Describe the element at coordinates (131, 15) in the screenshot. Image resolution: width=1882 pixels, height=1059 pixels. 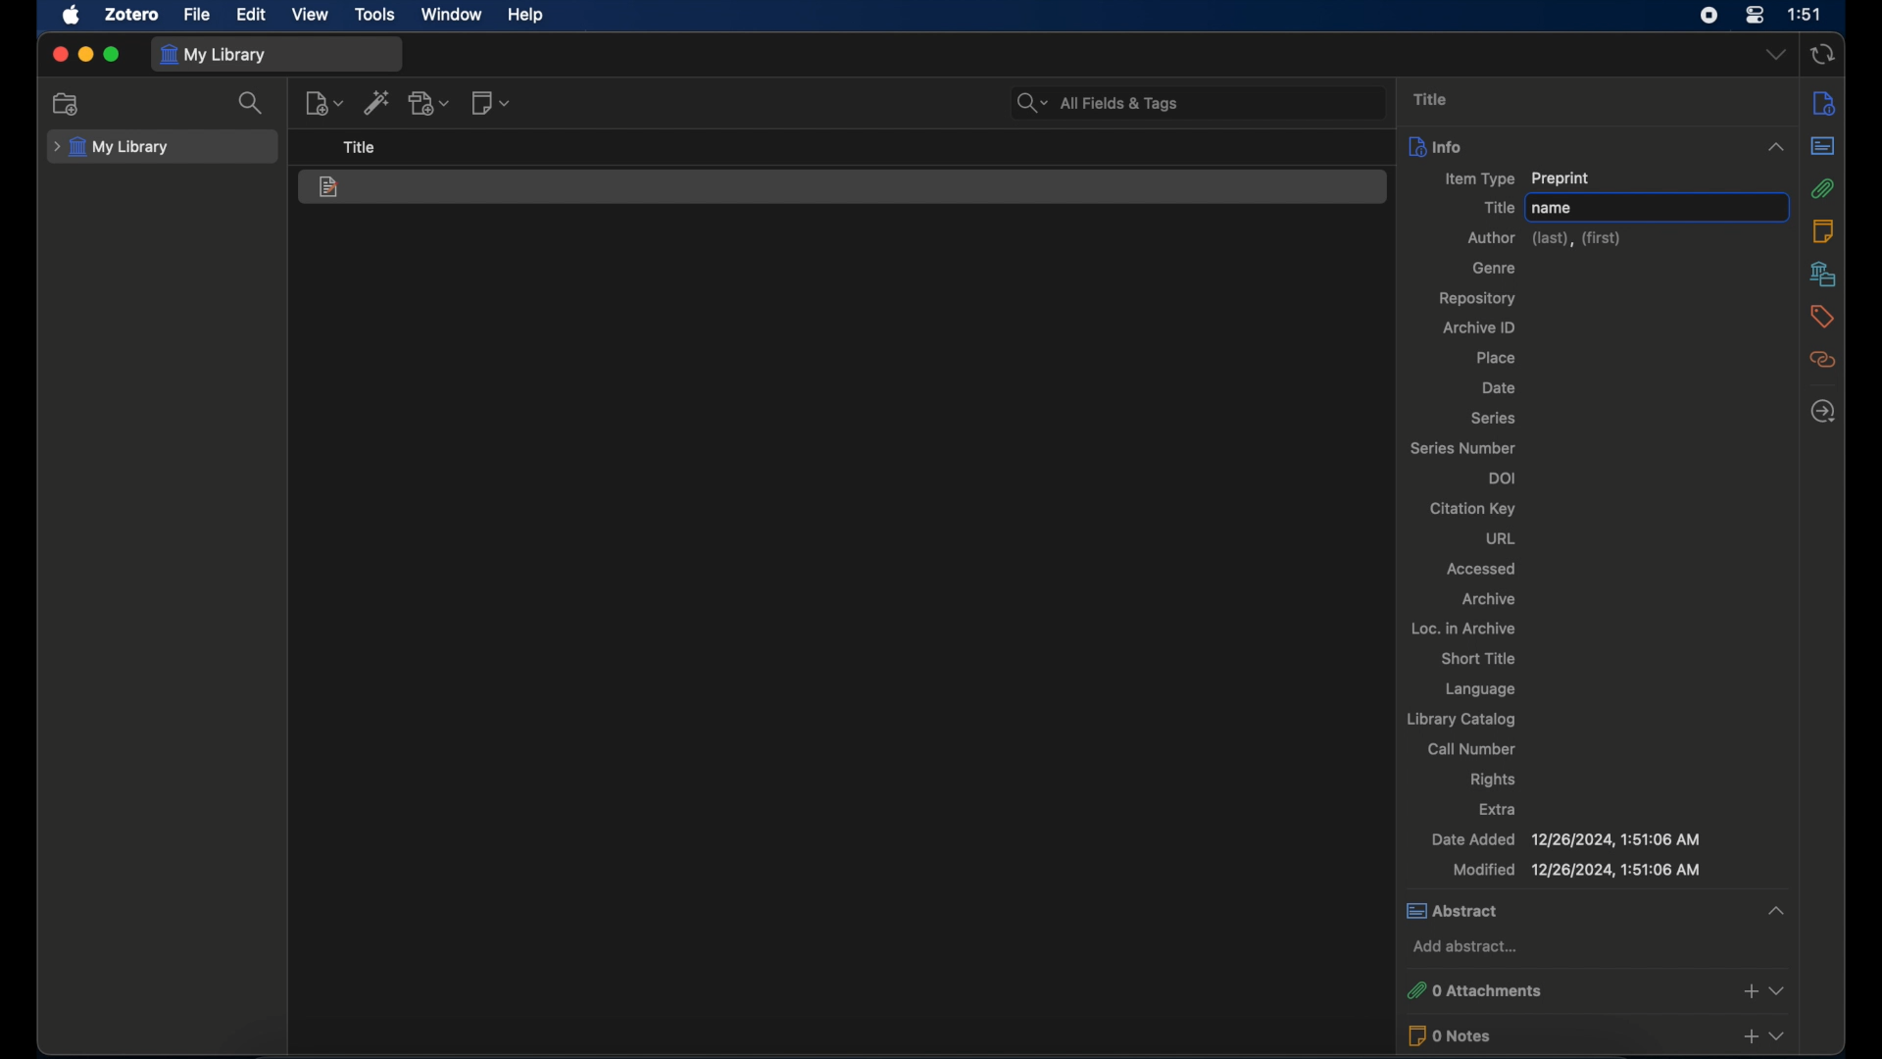
I see `zotero` at that location.